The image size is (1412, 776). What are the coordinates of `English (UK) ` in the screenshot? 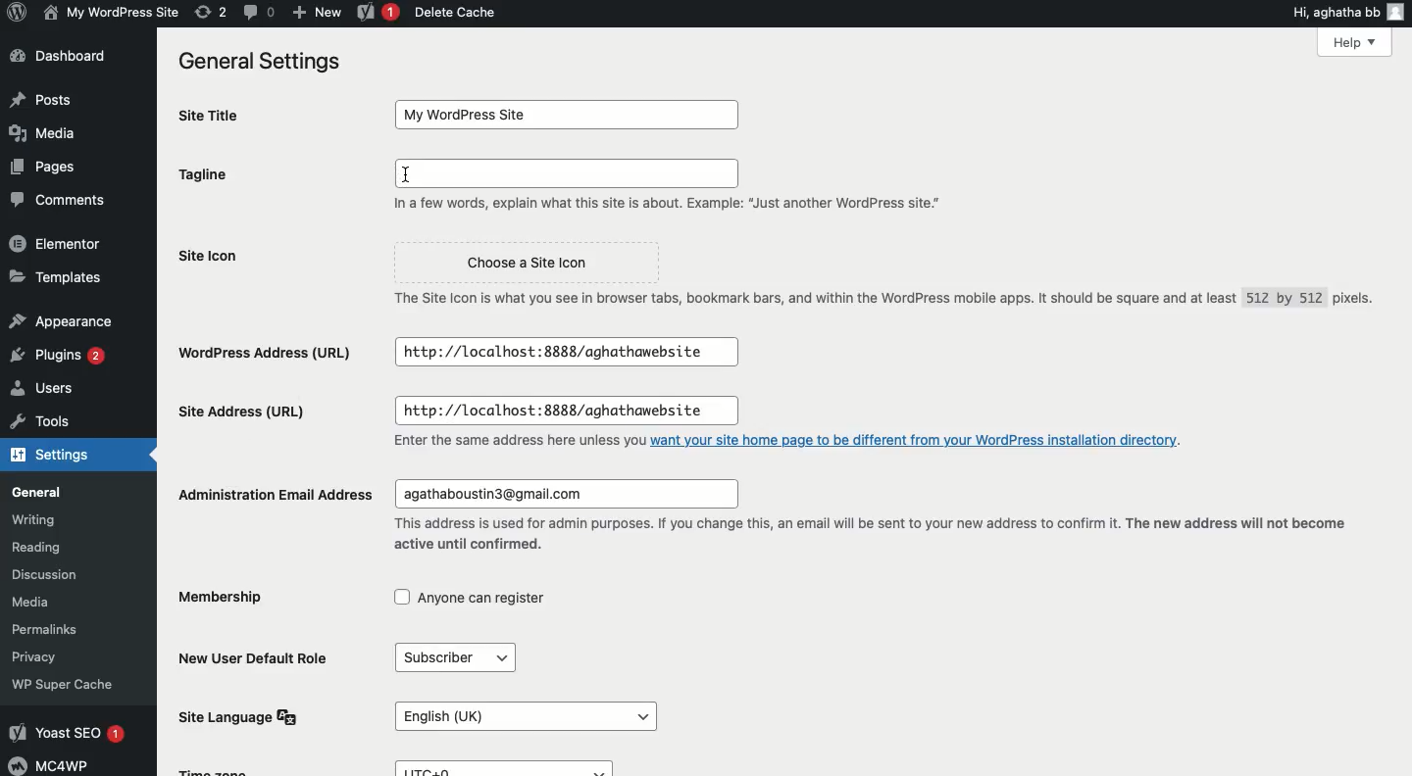 It's located at (521, 708).